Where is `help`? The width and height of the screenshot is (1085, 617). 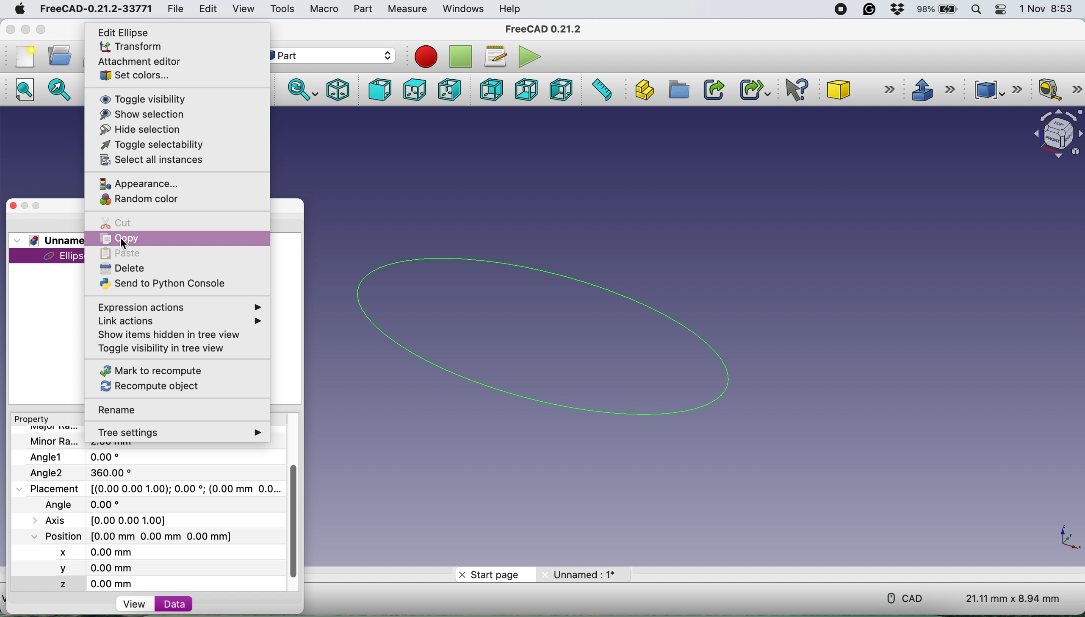 help is located at coordinates (513, 8).